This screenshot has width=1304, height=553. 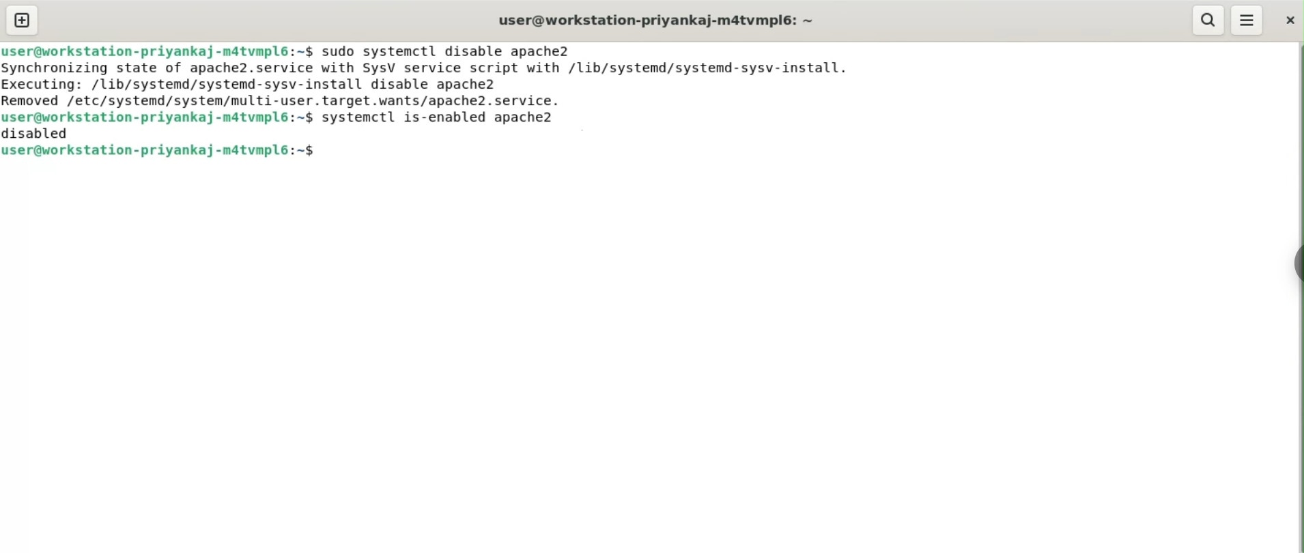 What do you see at coordinates (1286, 263) in the screenshot?
I see `Toggle Button` at bounding box center [1286, 263].